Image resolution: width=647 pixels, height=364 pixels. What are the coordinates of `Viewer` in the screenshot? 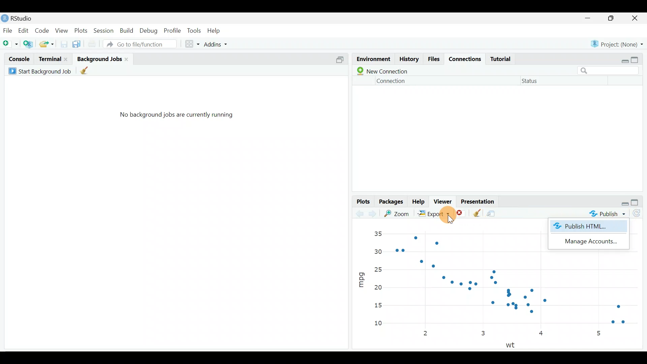 It's located at (444, 201).